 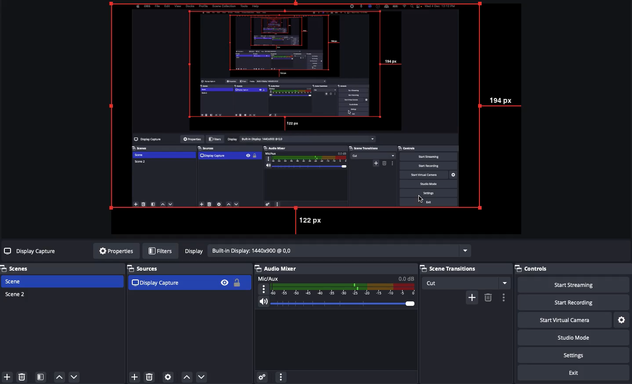 What do you see at coordinates (169, 377) in the screenshot?
I see `Source preferences` at bounding box center [169, 377].